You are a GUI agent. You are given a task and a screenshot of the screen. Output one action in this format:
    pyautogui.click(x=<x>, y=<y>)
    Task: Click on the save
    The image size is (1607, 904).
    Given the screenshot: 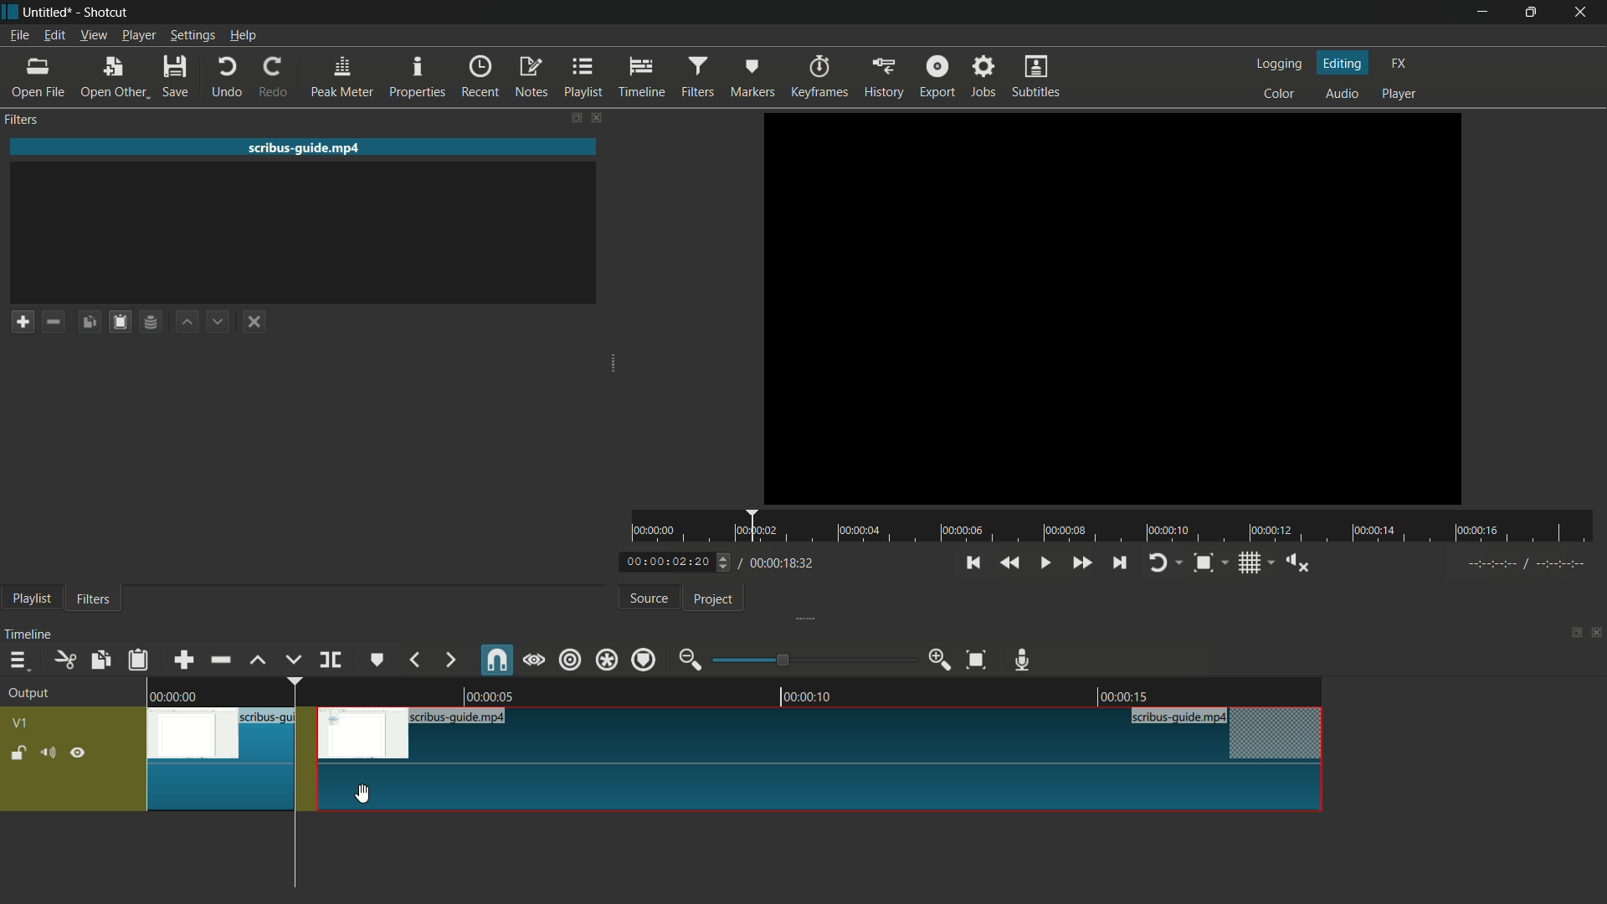 What is the action you would take?
    pyautogui.click(x=174, y=75)
    